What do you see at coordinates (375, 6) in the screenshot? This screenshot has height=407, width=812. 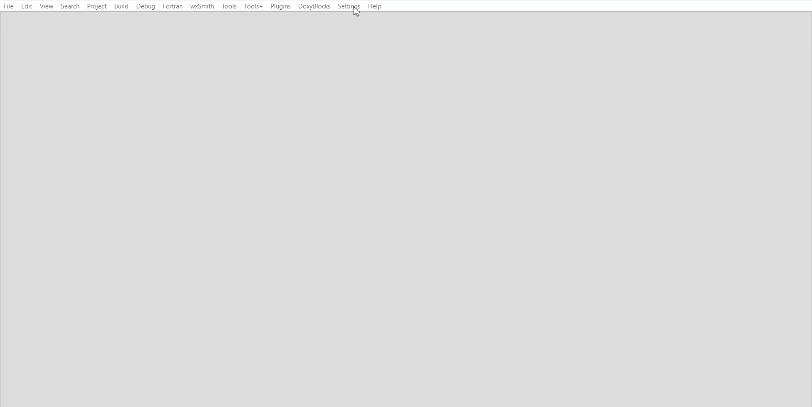 I see `Help` at bounding box center [375, 6].